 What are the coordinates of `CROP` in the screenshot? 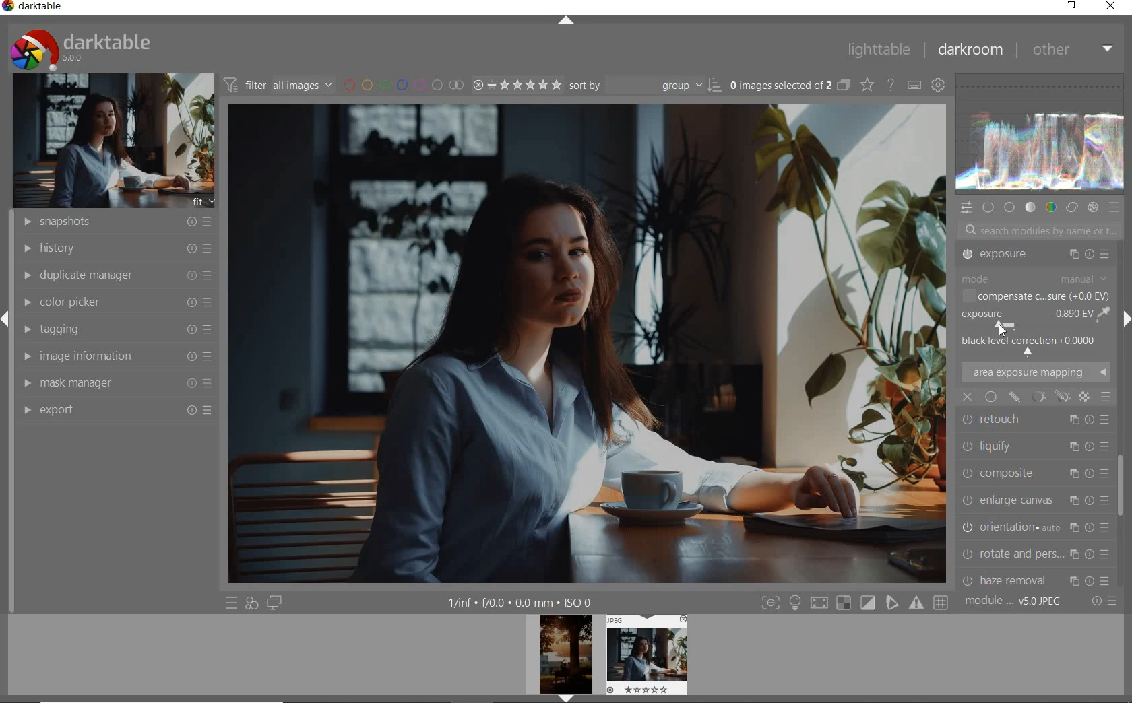 It's located at (1035, 257).